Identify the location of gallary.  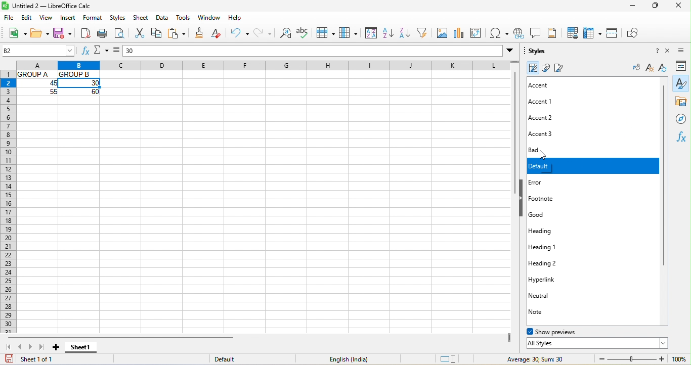
(681, 102).